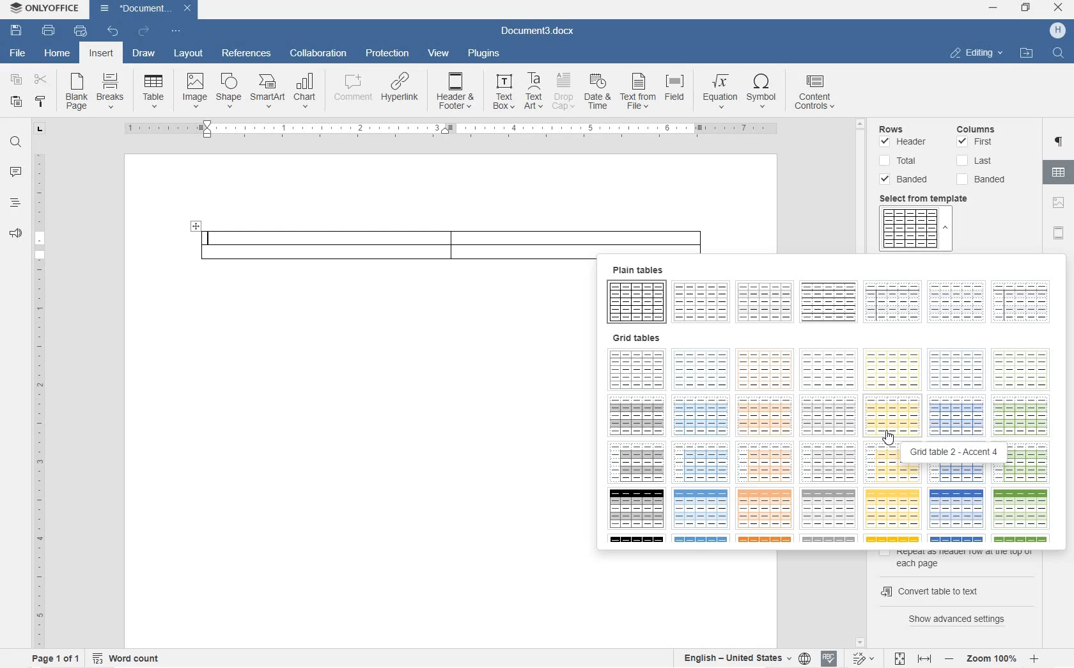 This screenshot has width=1074, height=668. What do you see at coordinates (500, 91) in the screenshot?
I see `TextBox` at bounding box center [500, 91].